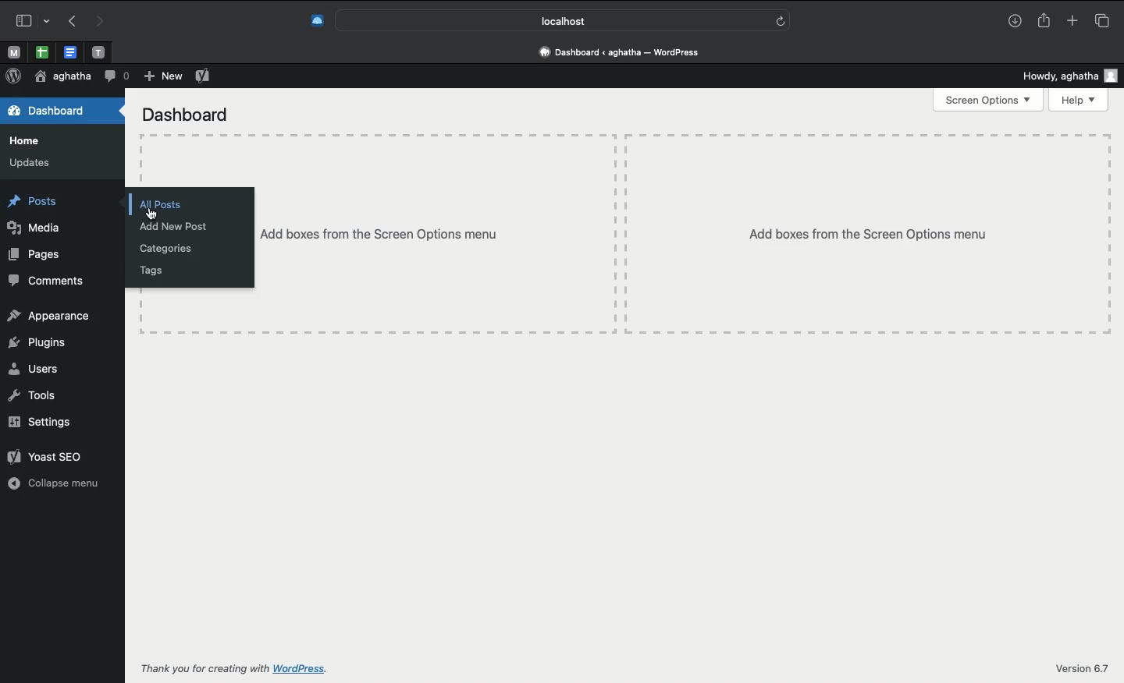  I want to click on Click all posts, so click(165, 204).